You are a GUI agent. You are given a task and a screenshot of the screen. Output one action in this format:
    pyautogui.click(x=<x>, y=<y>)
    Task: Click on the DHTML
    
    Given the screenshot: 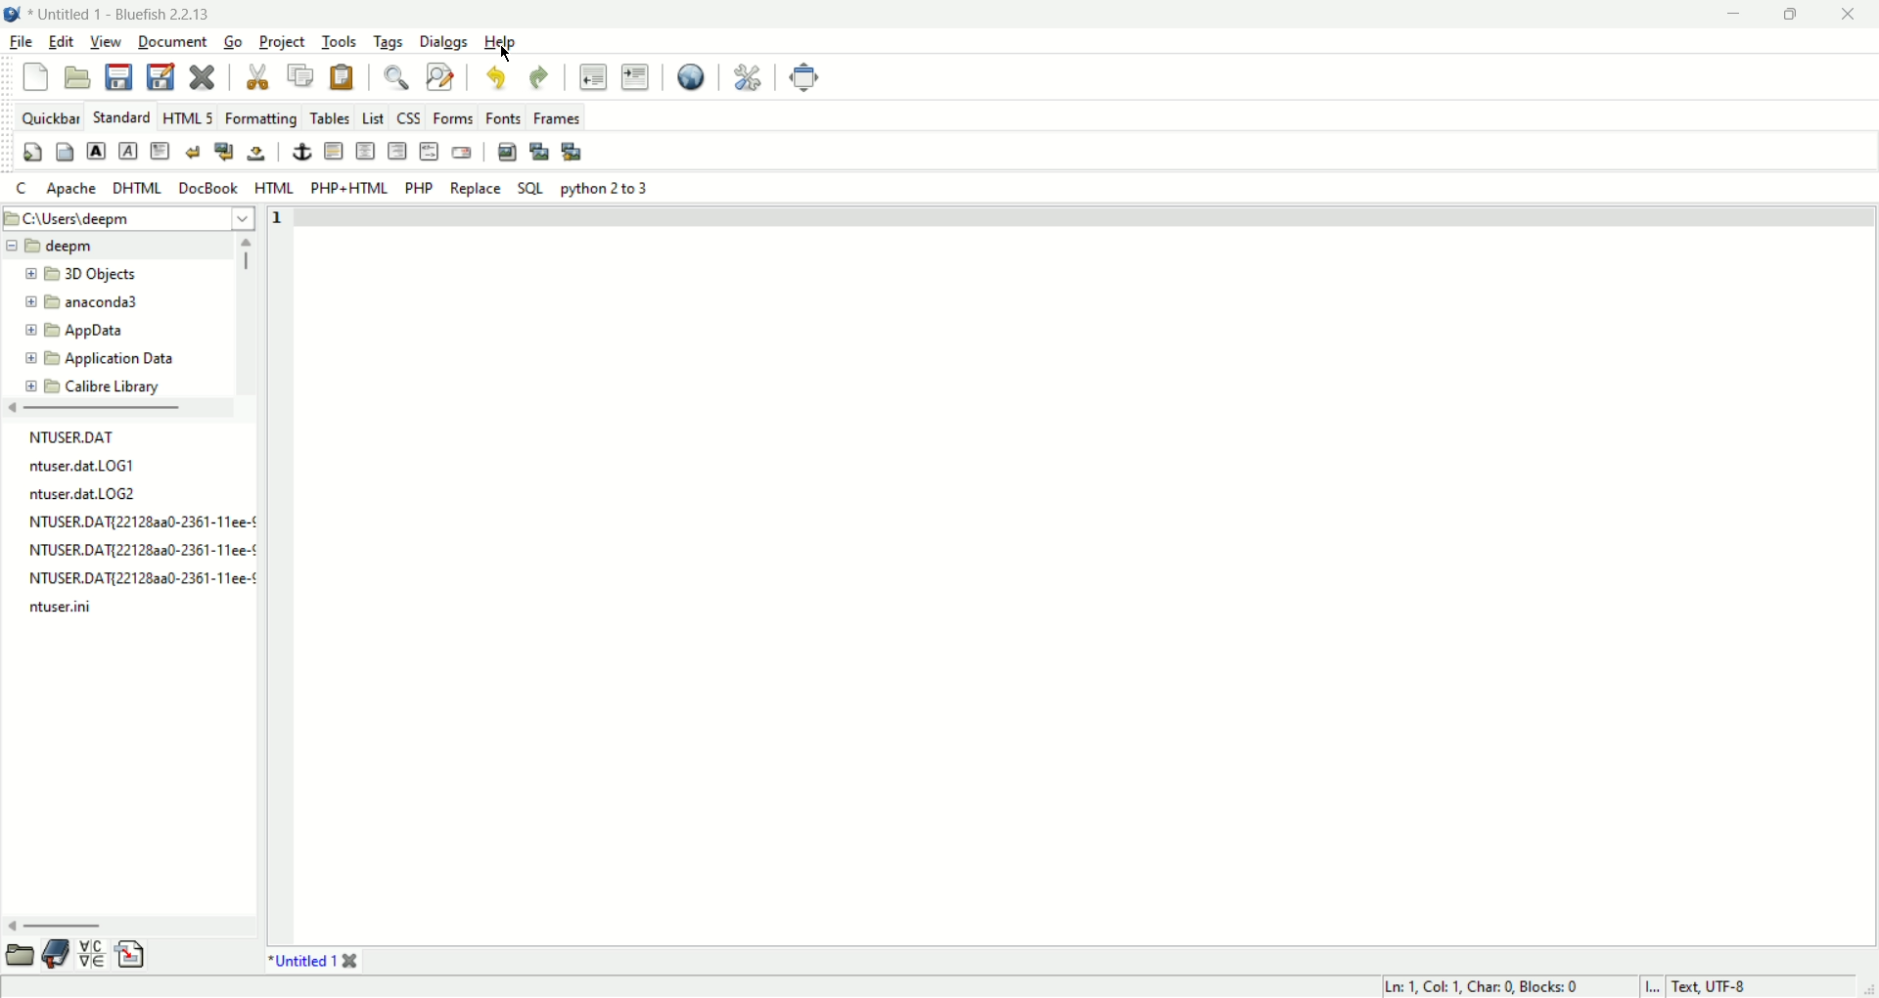 What is the action you would take?
    pyautogui.click(x=138, y=190)
    